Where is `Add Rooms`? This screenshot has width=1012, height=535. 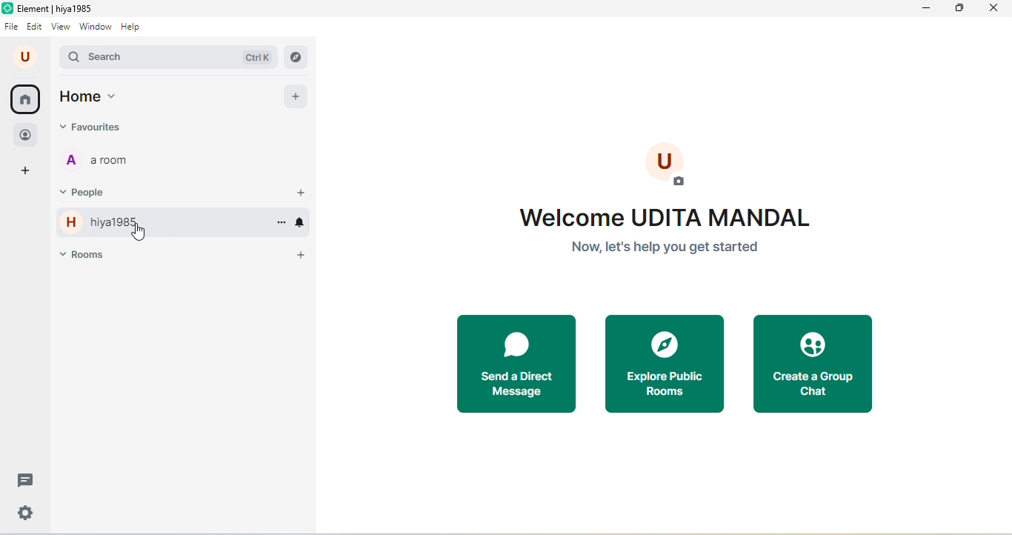
Add Rooms is located at coordinates (303, 259).